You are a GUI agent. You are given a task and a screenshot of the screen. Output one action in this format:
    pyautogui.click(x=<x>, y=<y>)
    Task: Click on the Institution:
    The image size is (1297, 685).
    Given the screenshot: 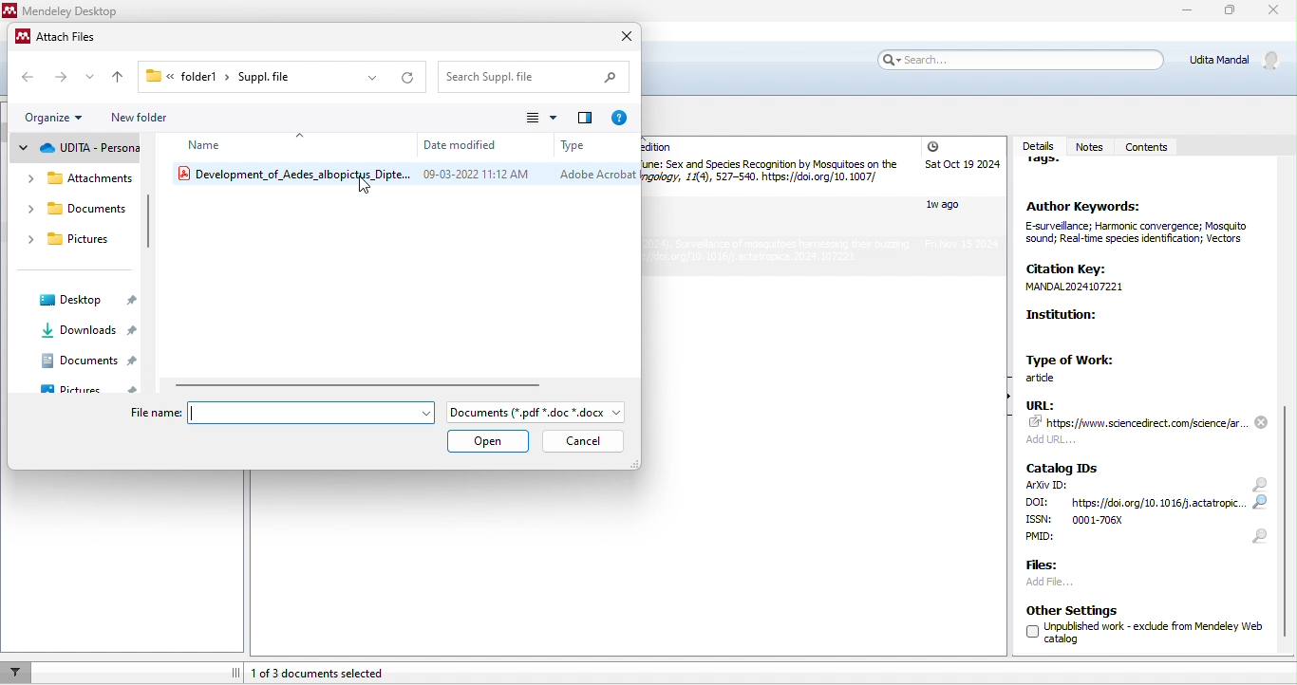 What is the action you would take?
    pyautogui.click(x=1109, y=327)
    